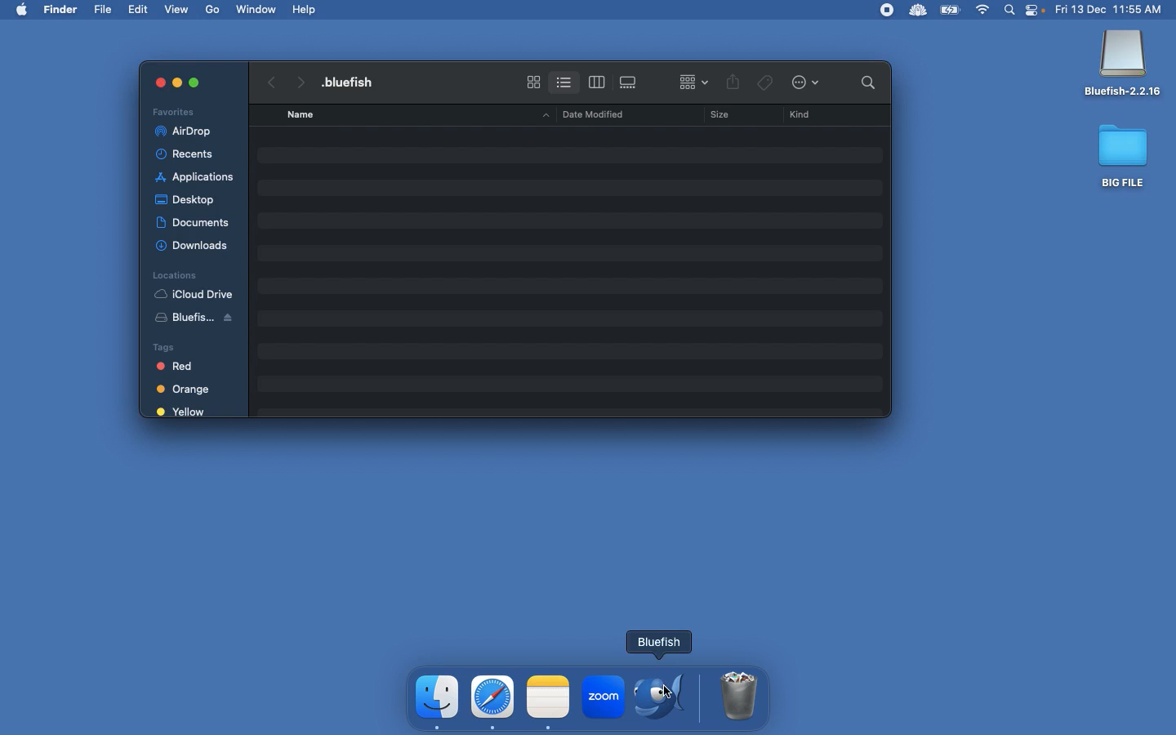  I want to click on View, so click(178, 8).